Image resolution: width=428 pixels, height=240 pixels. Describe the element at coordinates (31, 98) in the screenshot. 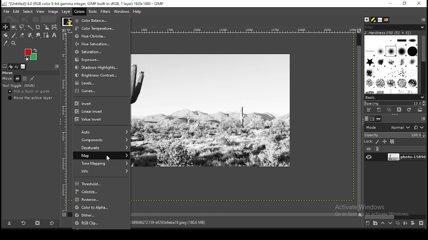

I see `move the active layer` at that location.